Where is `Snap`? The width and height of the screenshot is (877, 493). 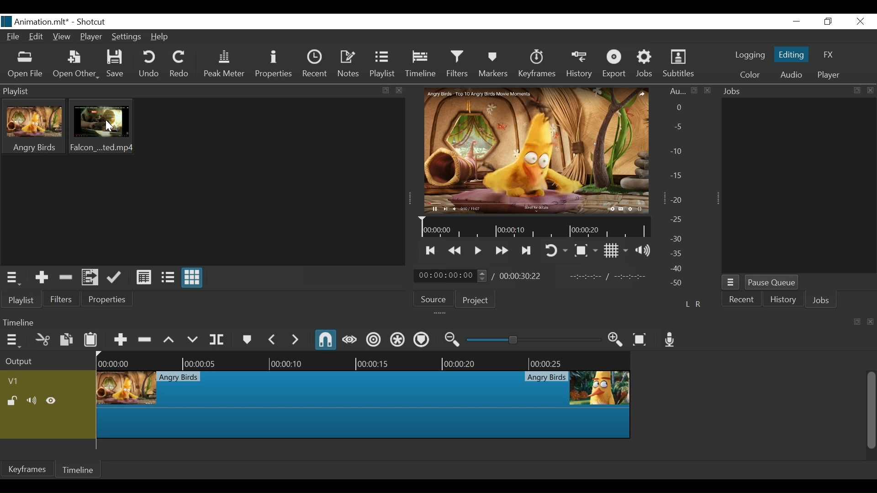 Snap is located at coordinates (327, 341).